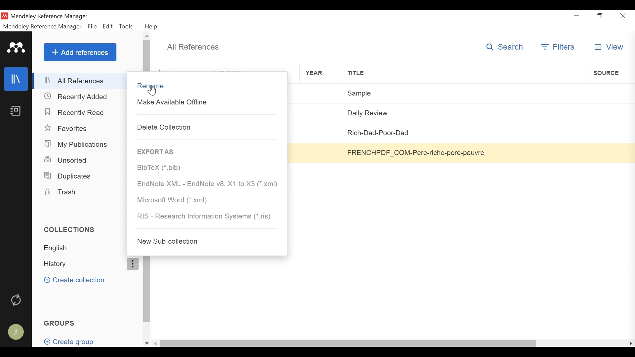  Describe the element at coordinates (62, 192) in the screenshot. I see `Trash` at that location.